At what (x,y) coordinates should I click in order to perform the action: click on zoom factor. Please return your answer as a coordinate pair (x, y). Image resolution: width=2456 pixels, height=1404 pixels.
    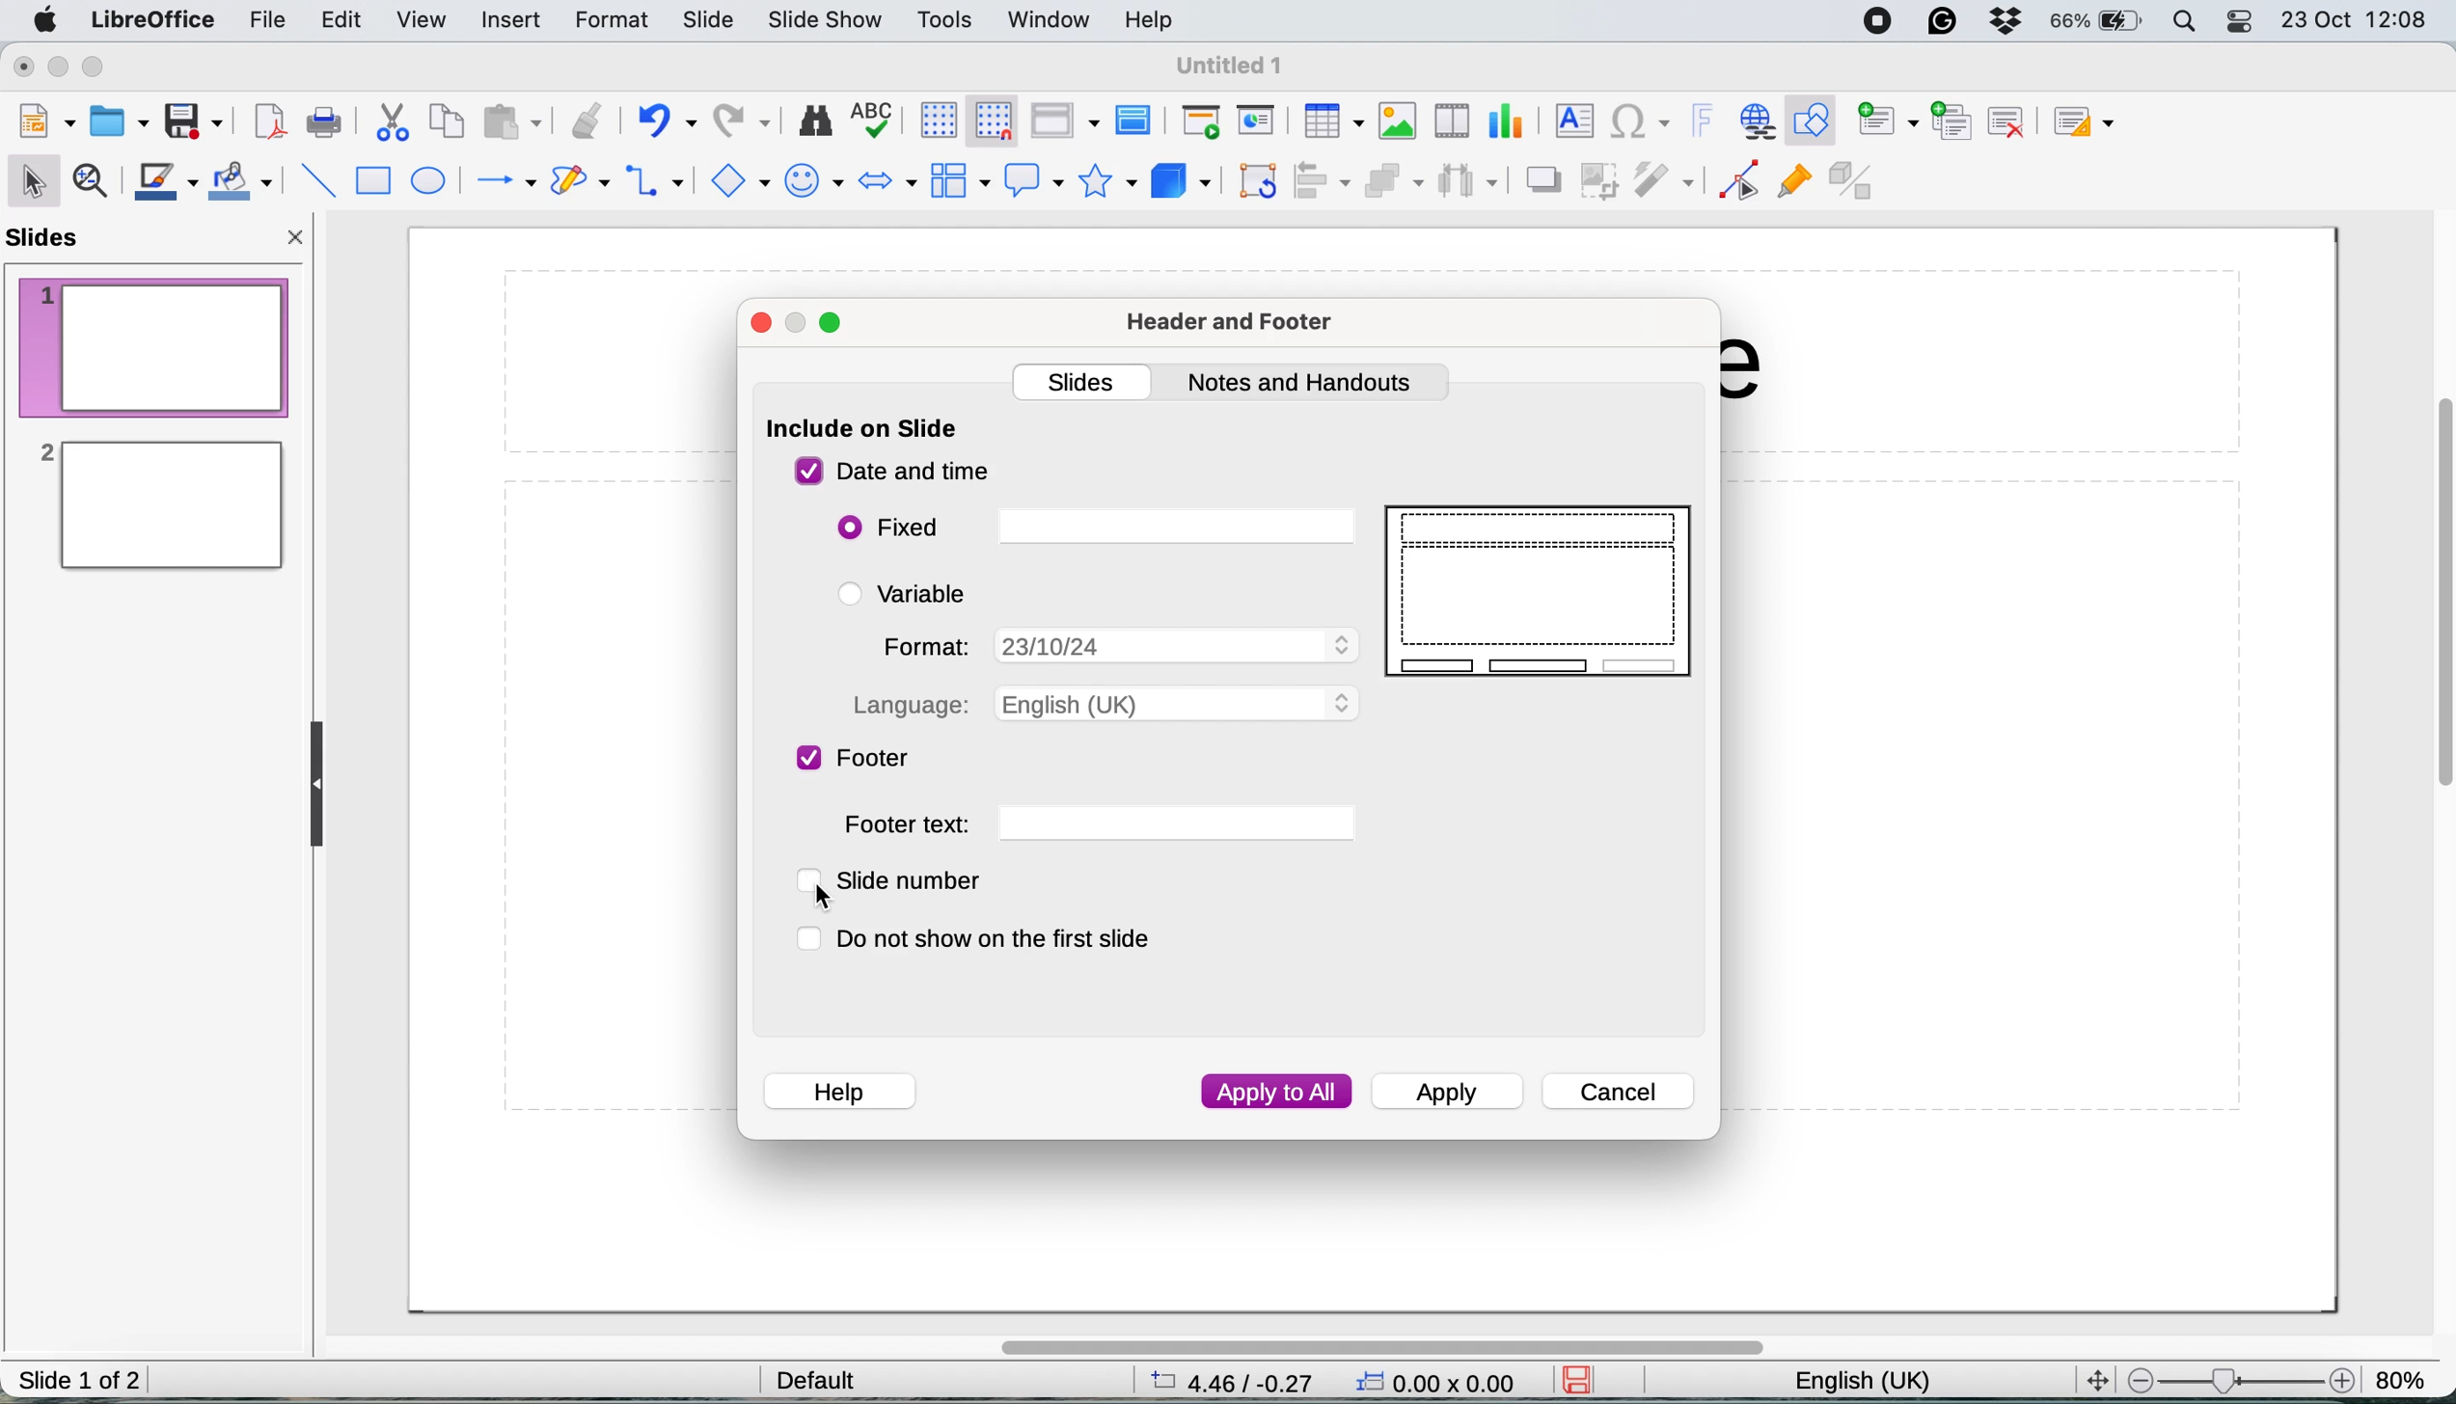
    Looking at the image, I should click on (2239, 1380).